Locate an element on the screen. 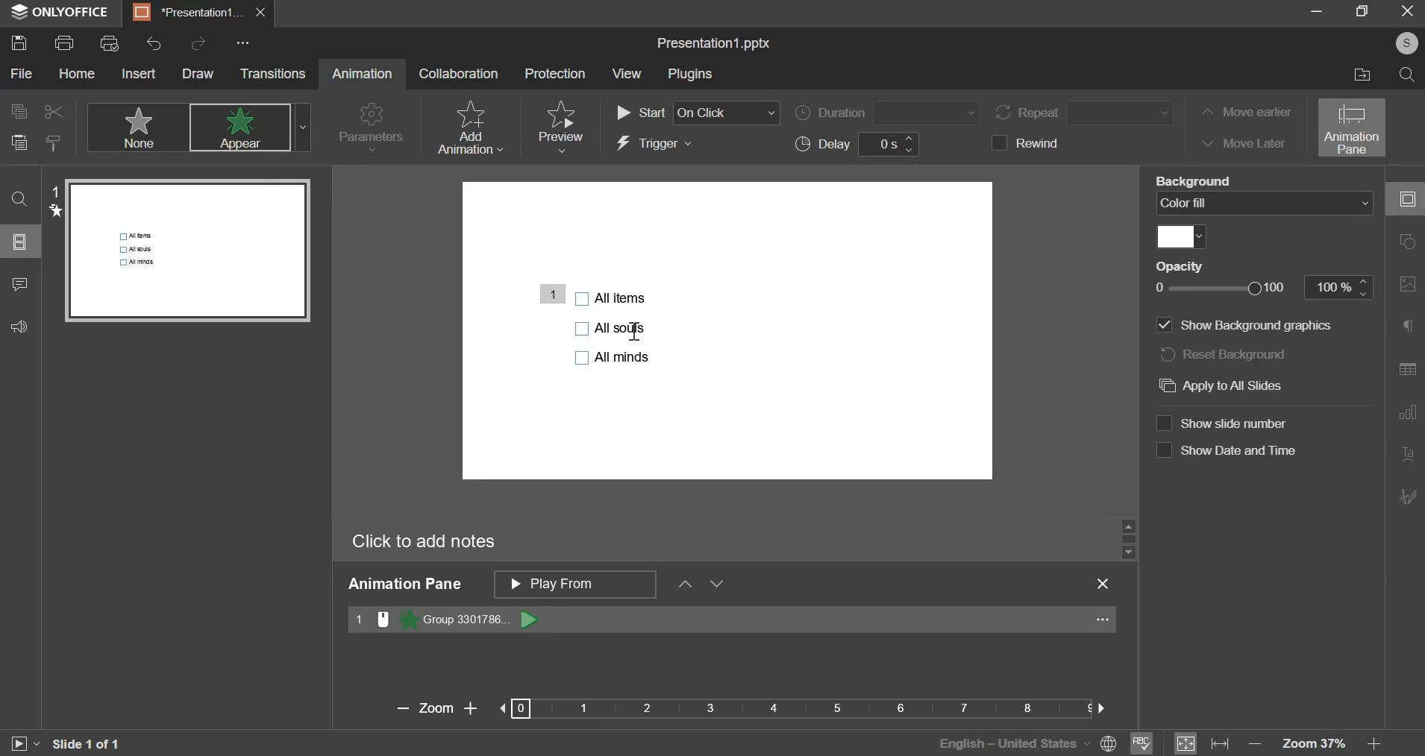 The image size is (1425, 756). file is located at coordinates (22, 73).